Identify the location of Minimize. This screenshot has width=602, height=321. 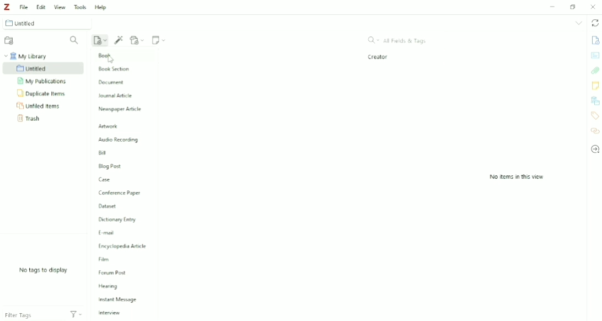
(553, 7).